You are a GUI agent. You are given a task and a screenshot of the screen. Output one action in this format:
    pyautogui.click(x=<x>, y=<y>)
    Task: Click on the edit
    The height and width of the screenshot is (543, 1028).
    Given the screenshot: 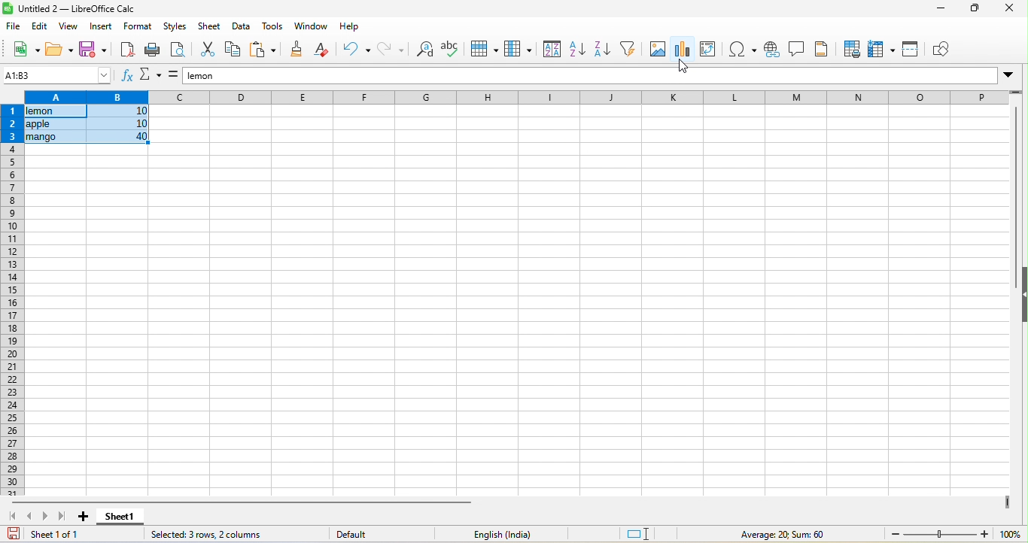 What is the action you would take?
    pyautogui.click(x=39, y=28)
    